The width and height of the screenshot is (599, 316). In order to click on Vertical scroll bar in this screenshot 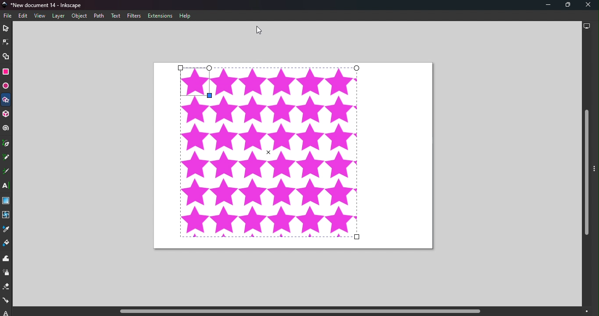, I will do `click(587, 170)`.